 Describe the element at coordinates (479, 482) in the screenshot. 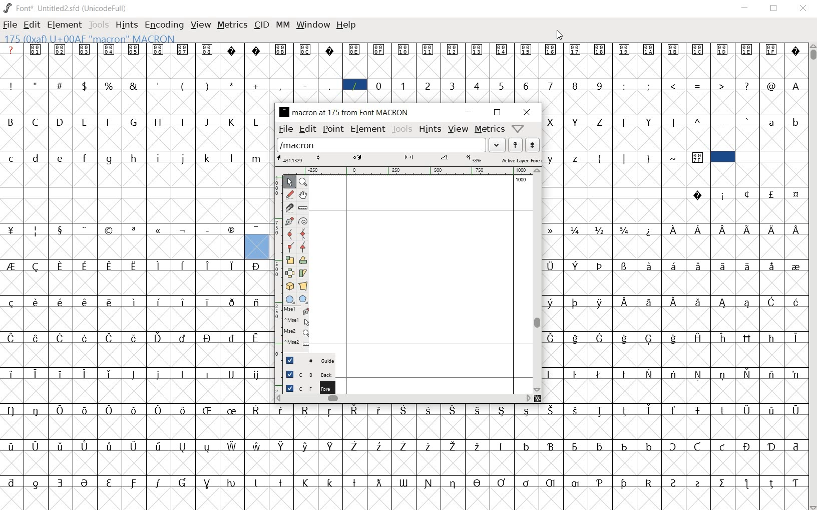

I see `Symbol` at that location.